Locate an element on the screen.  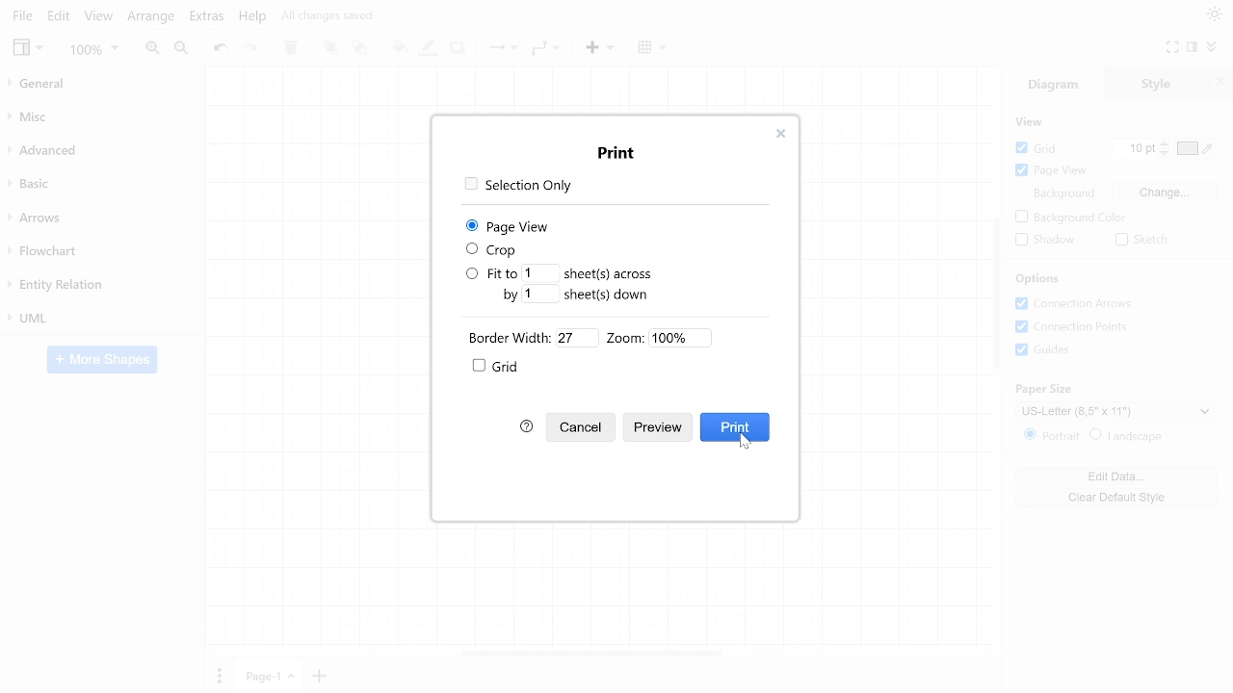
Zoom out is located at coordinates (182, 49).